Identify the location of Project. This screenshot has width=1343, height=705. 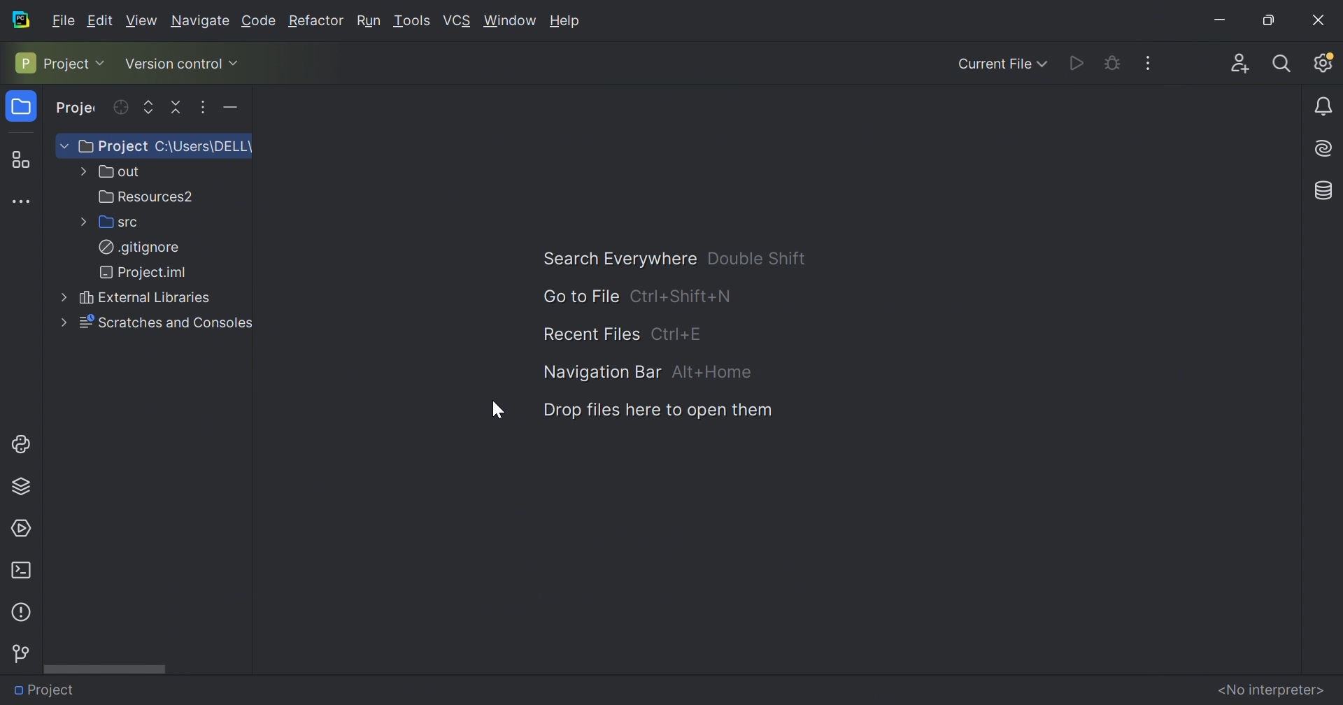
(112, 146).